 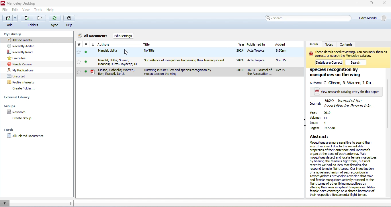 I want to click on added, so click(x=287, y=62).